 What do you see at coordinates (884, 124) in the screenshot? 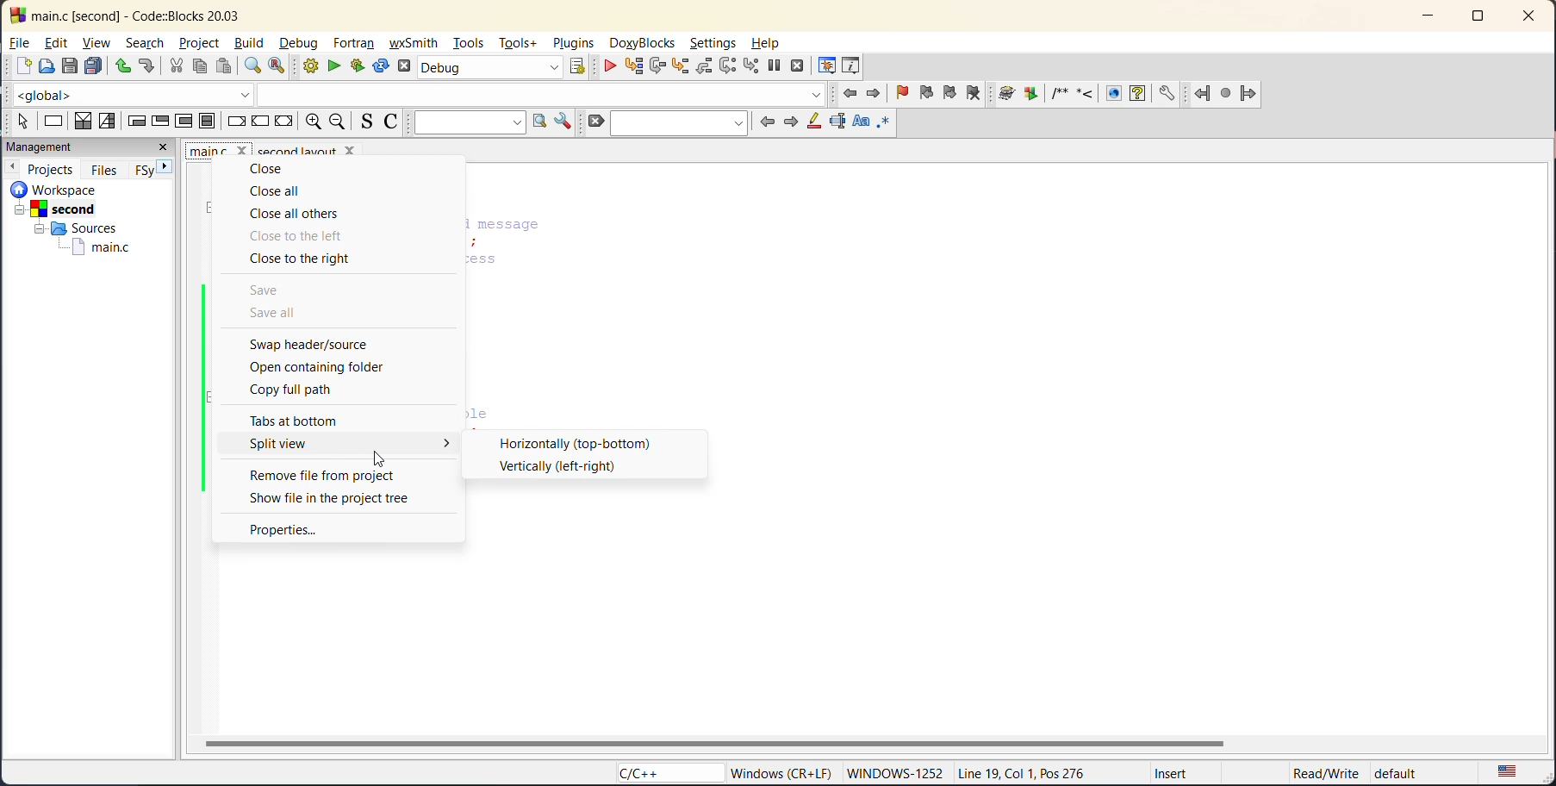
I see `regex` at bounding box center [884, 124].